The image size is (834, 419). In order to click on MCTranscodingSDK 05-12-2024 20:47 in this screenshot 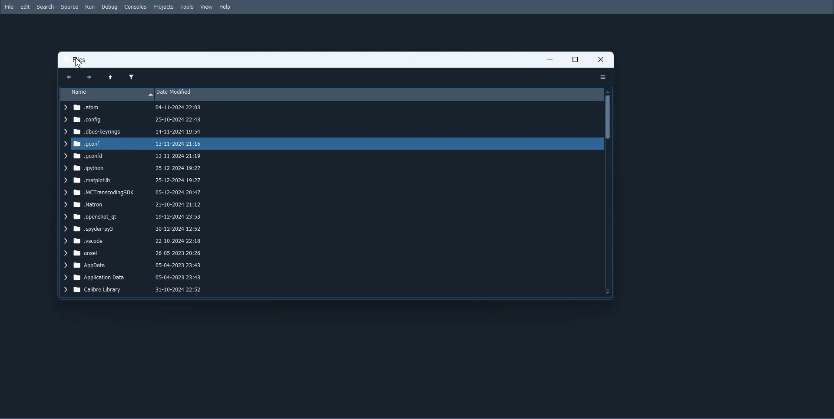, I will do `click(133, 192)`.